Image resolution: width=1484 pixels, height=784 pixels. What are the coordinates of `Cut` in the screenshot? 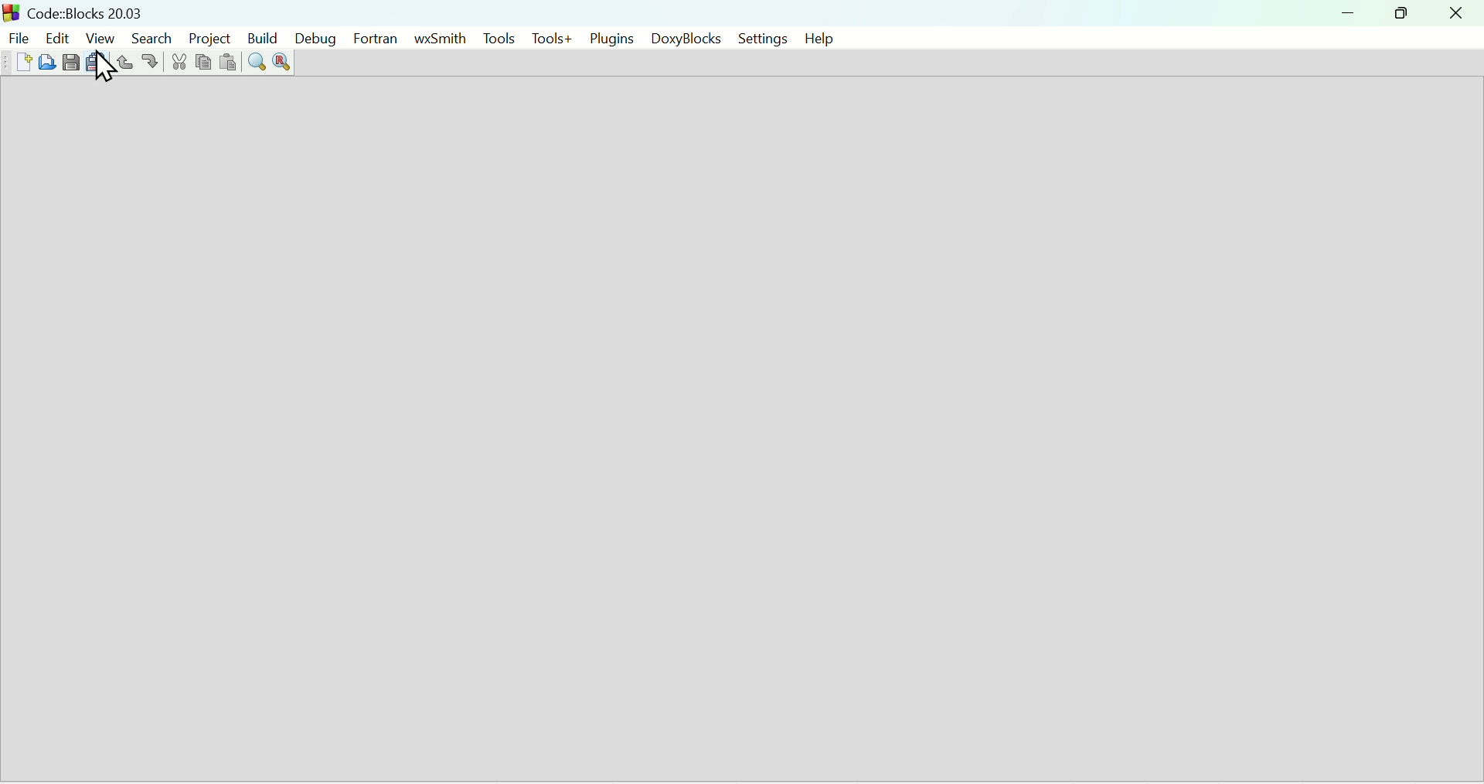 It's located at (175, 63).